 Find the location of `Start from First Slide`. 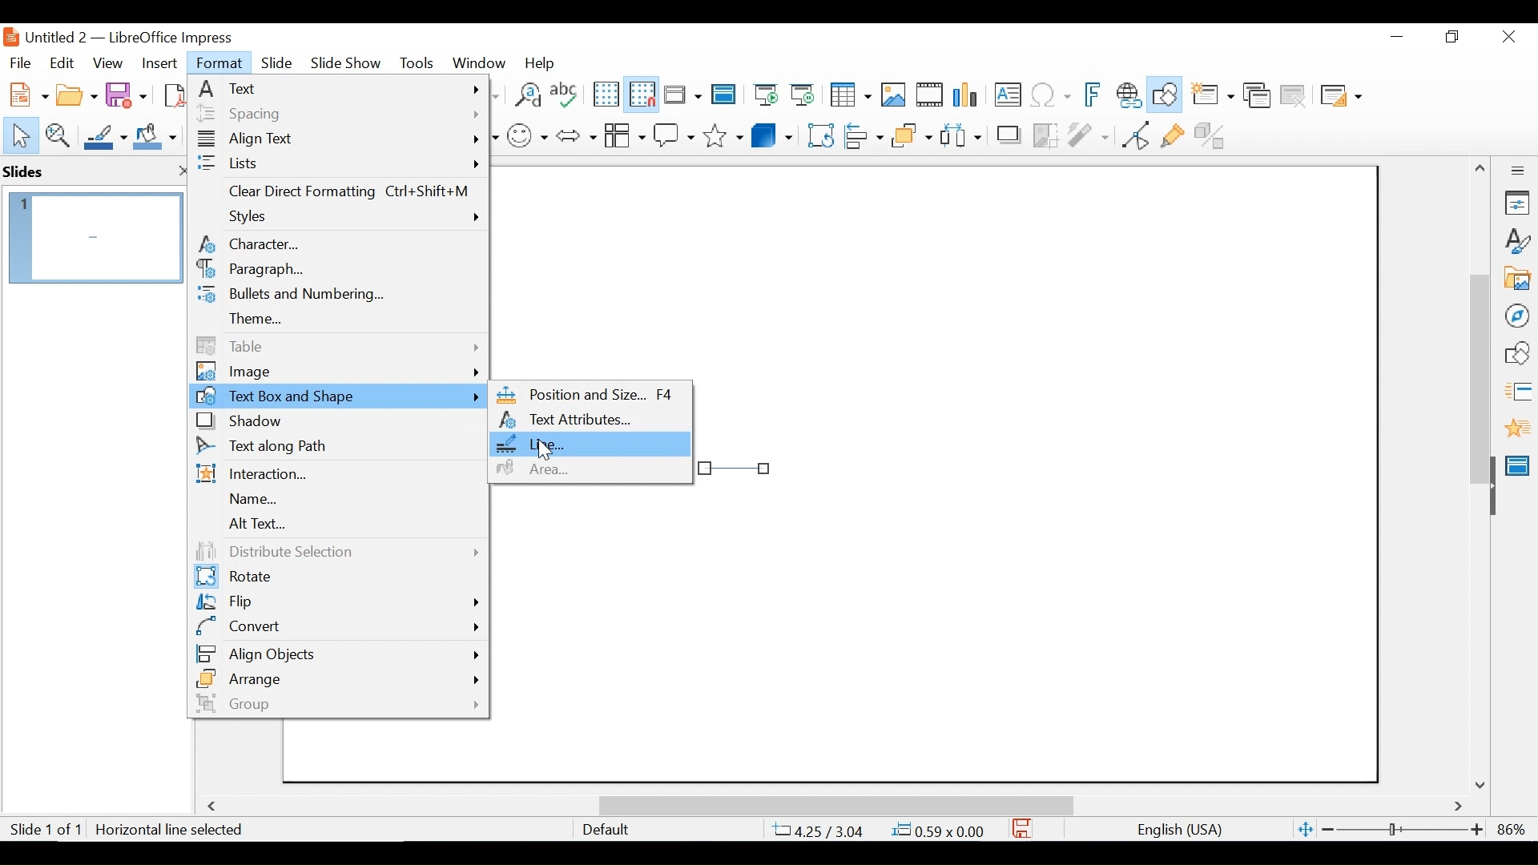

Start from First Slide is located at coordinates (763, 96).